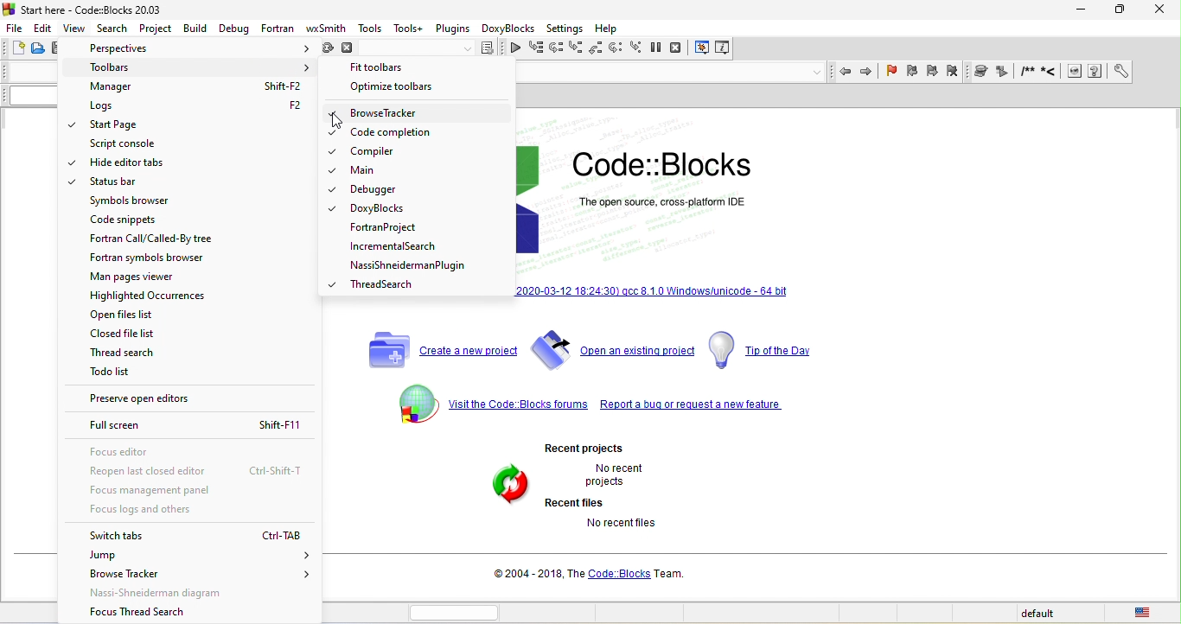 This screenshot has width=1181, height=624. What do you see at coordinates (982, 70) in the screenshot?
I see `doxywizard` at bounding box center [982, 70].